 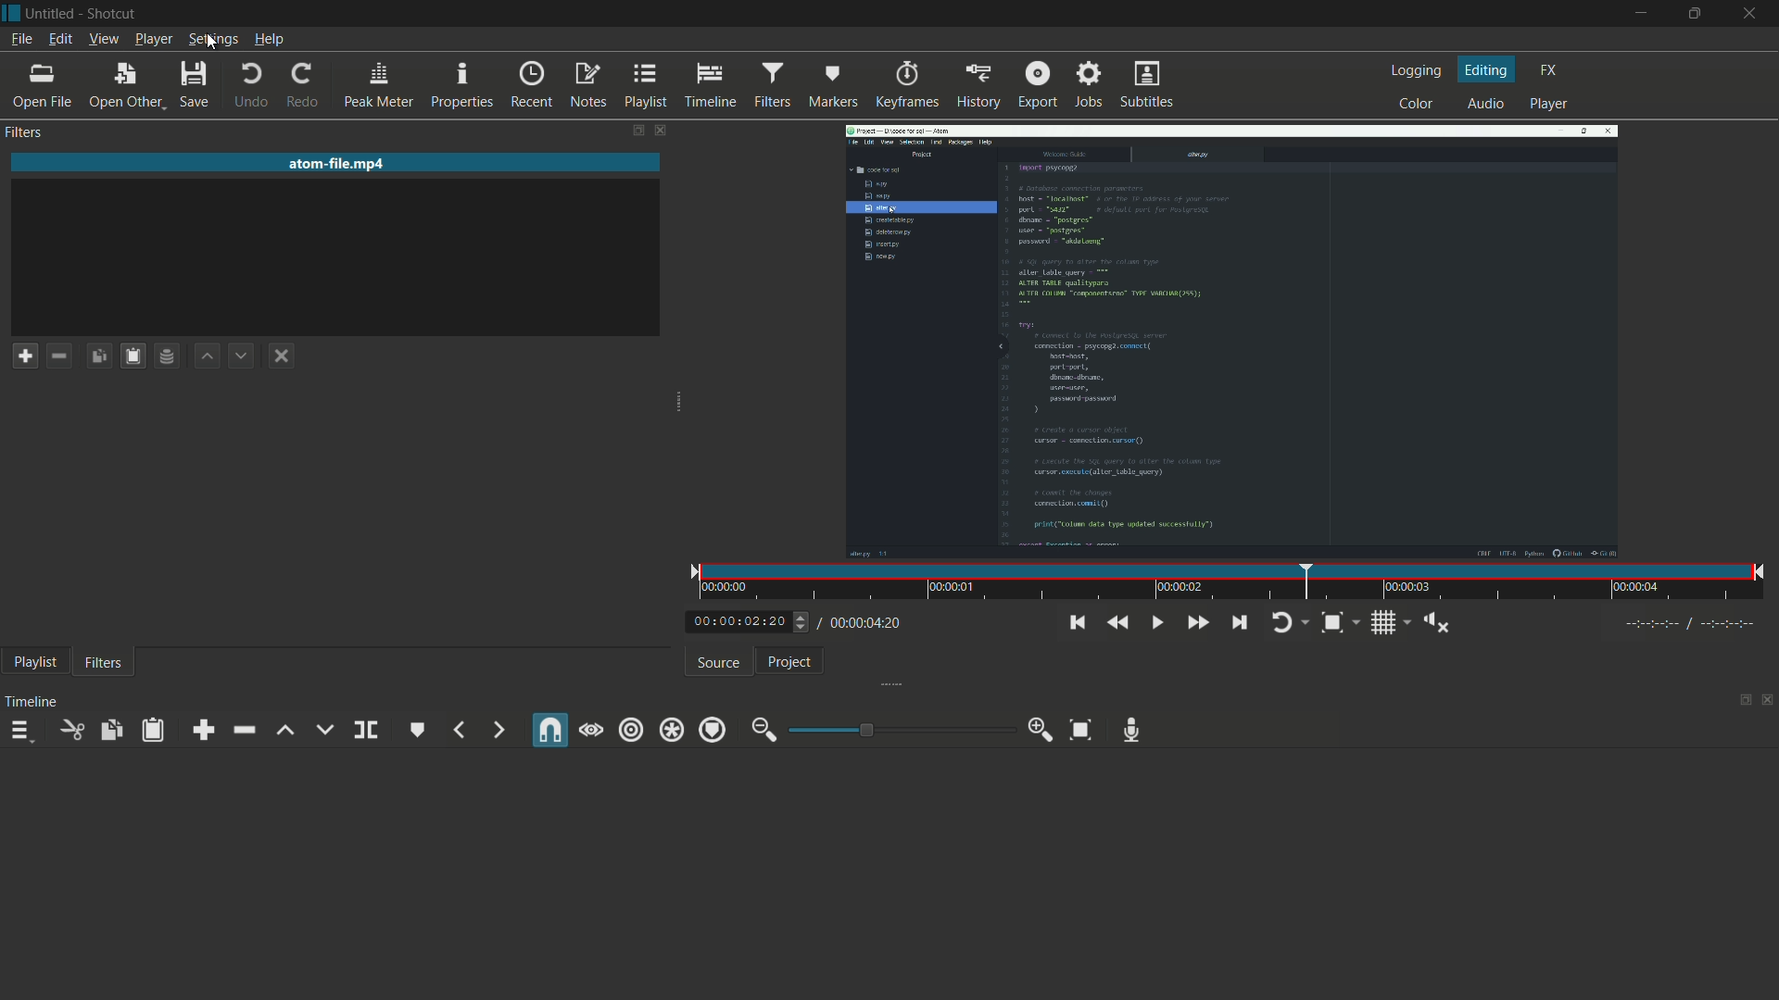 What do you see at coordinates (322, 728) in the screenshot?
I see `overwrite` at bounding box center [322, 728].